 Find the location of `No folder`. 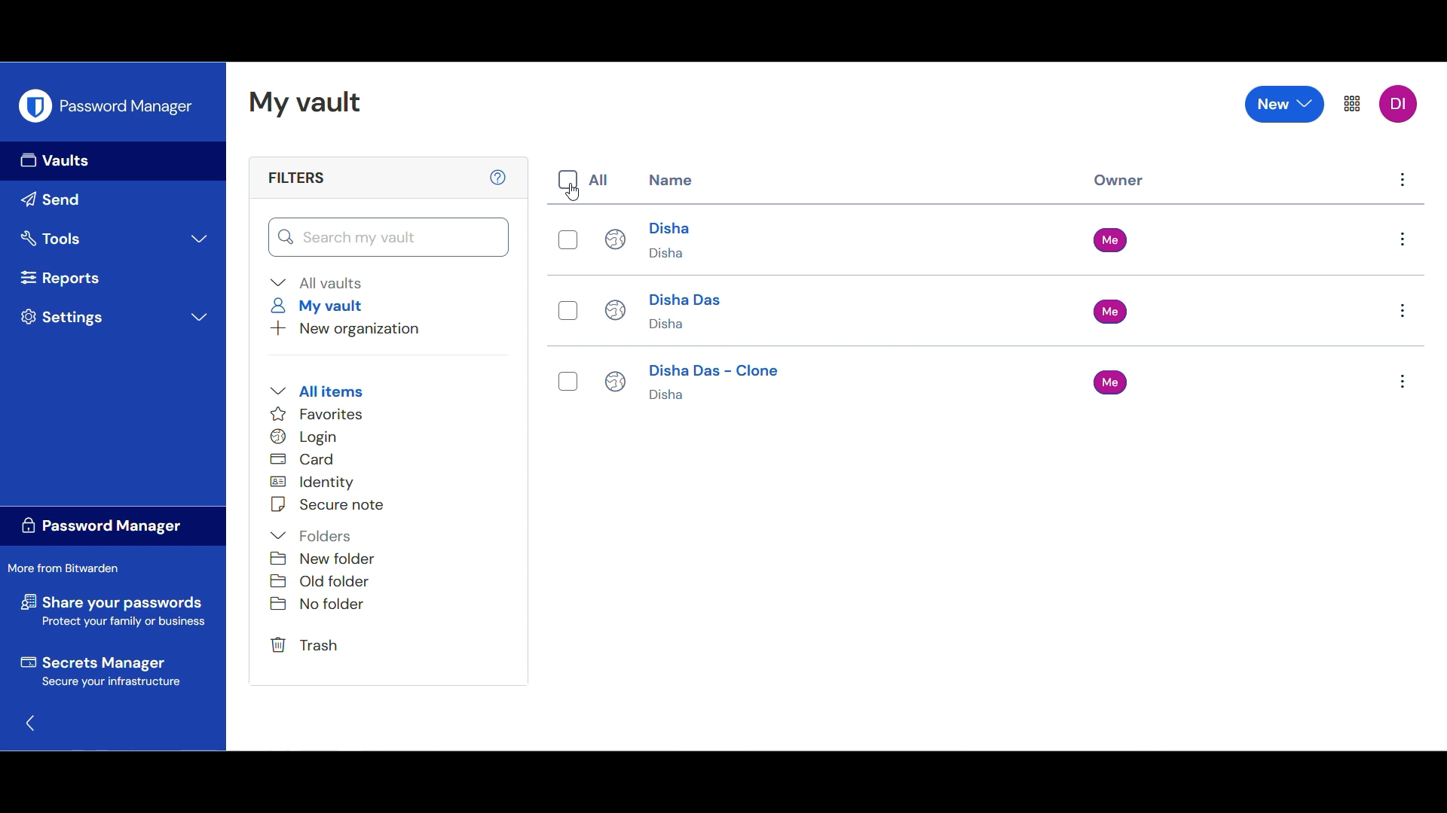

No folder is located at coordinates (315, 607).